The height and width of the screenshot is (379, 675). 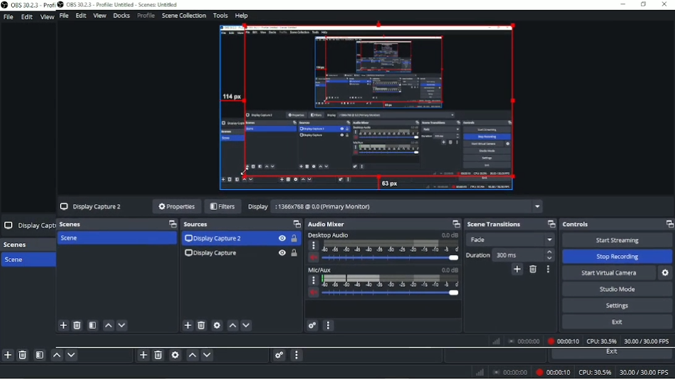 I want to click on Lock, so click(x=295, y=253).